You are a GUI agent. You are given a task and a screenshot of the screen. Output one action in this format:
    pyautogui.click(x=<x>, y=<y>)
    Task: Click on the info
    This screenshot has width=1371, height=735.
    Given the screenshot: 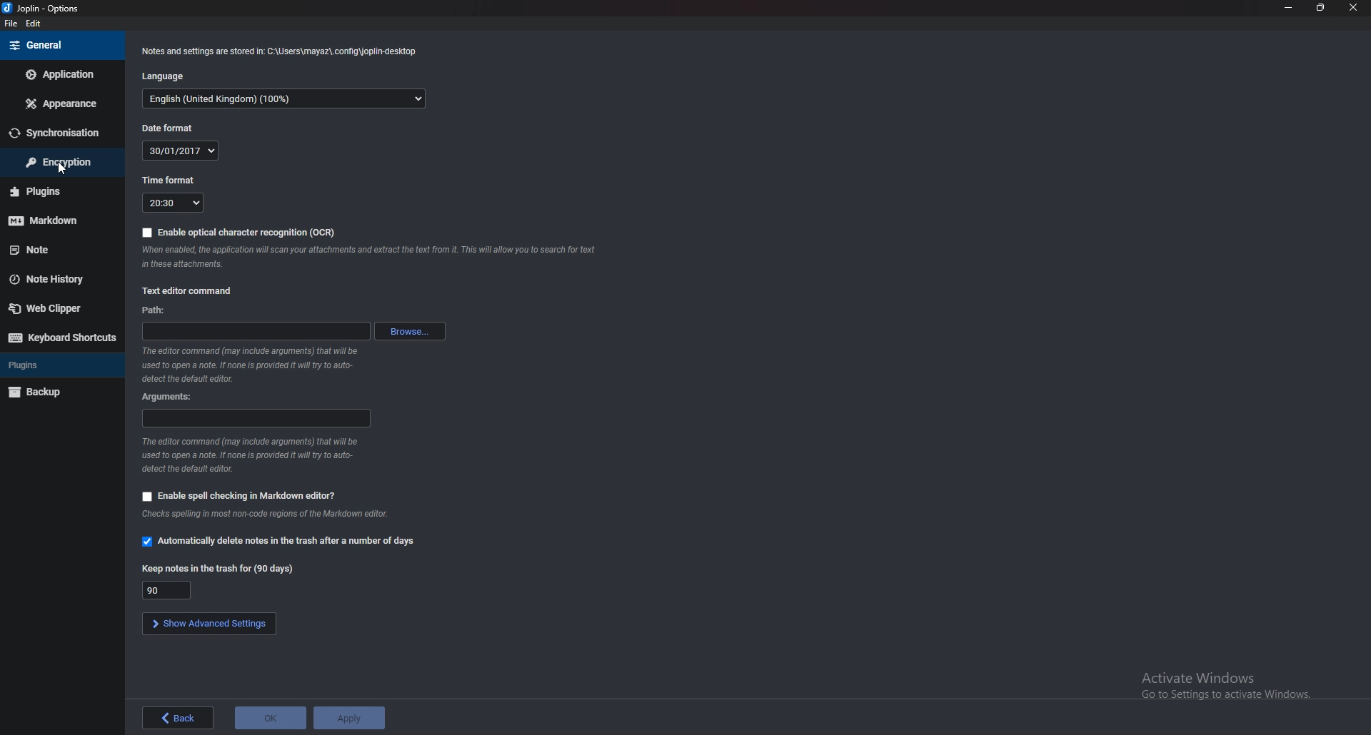 What is the action you would take?
    pyautogui.click(x=271, y=513)
    